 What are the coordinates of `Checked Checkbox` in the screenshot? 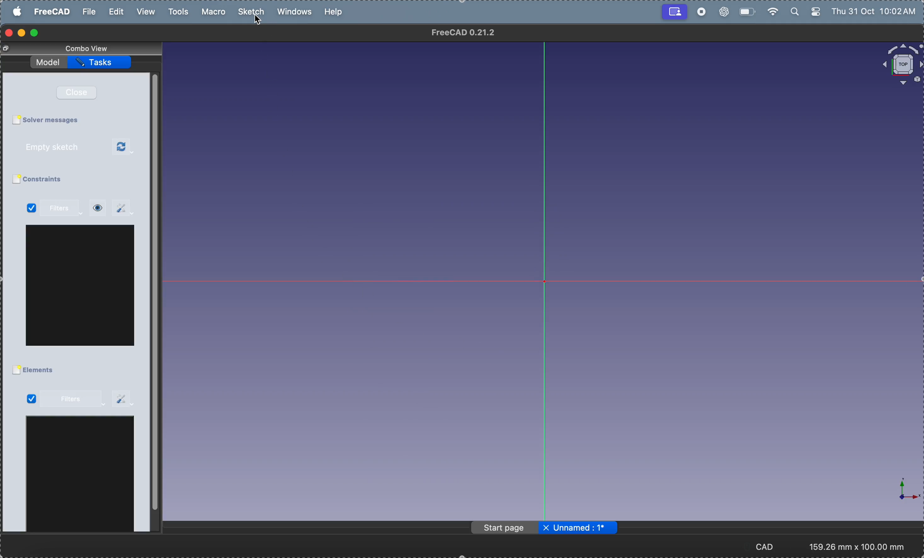 It's located at (32, 209).